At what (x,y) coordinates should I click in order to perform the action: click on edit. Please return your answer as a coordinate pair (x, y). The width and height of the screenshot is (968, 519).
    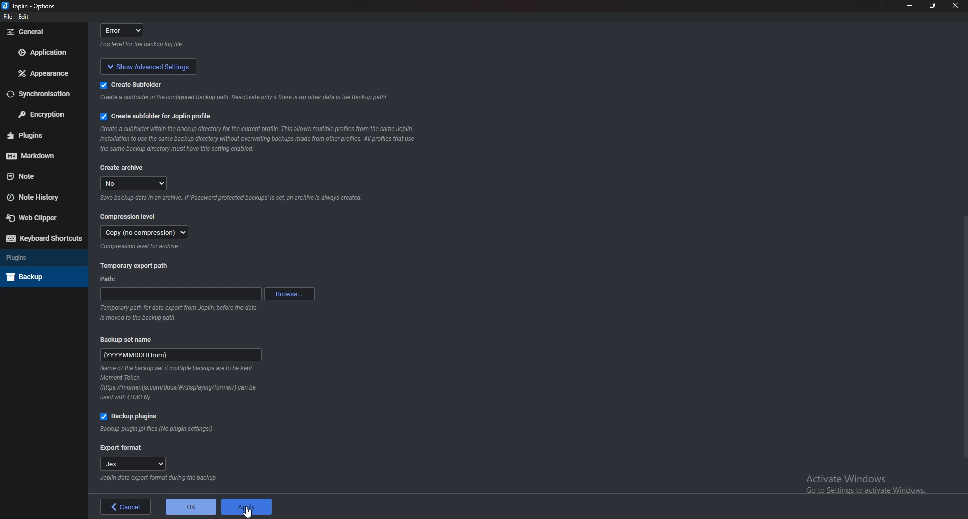
    Looking at the image, I should click on (25, 18).